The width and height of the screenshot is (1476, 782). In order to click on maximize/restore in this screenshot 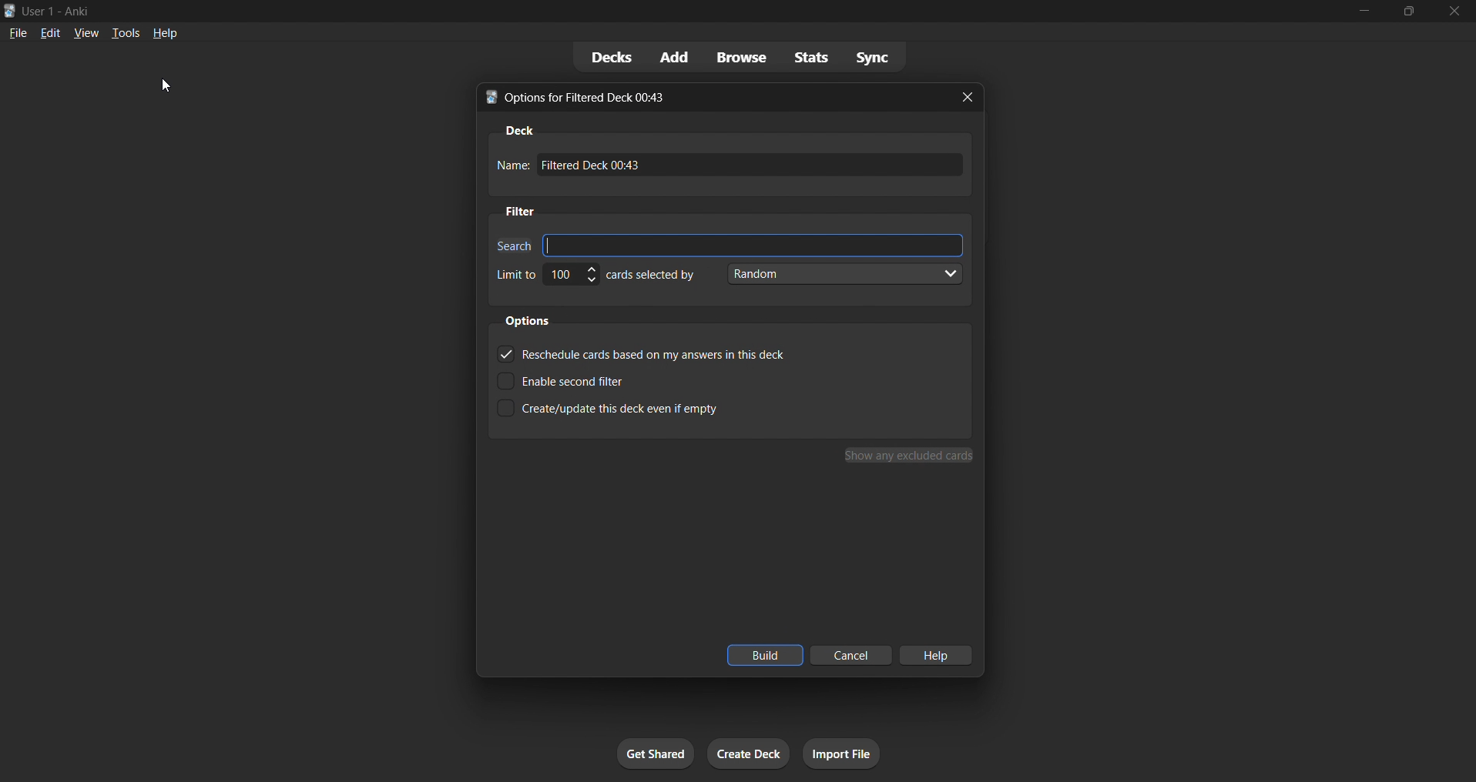, I will do `click(1404, 10)`.